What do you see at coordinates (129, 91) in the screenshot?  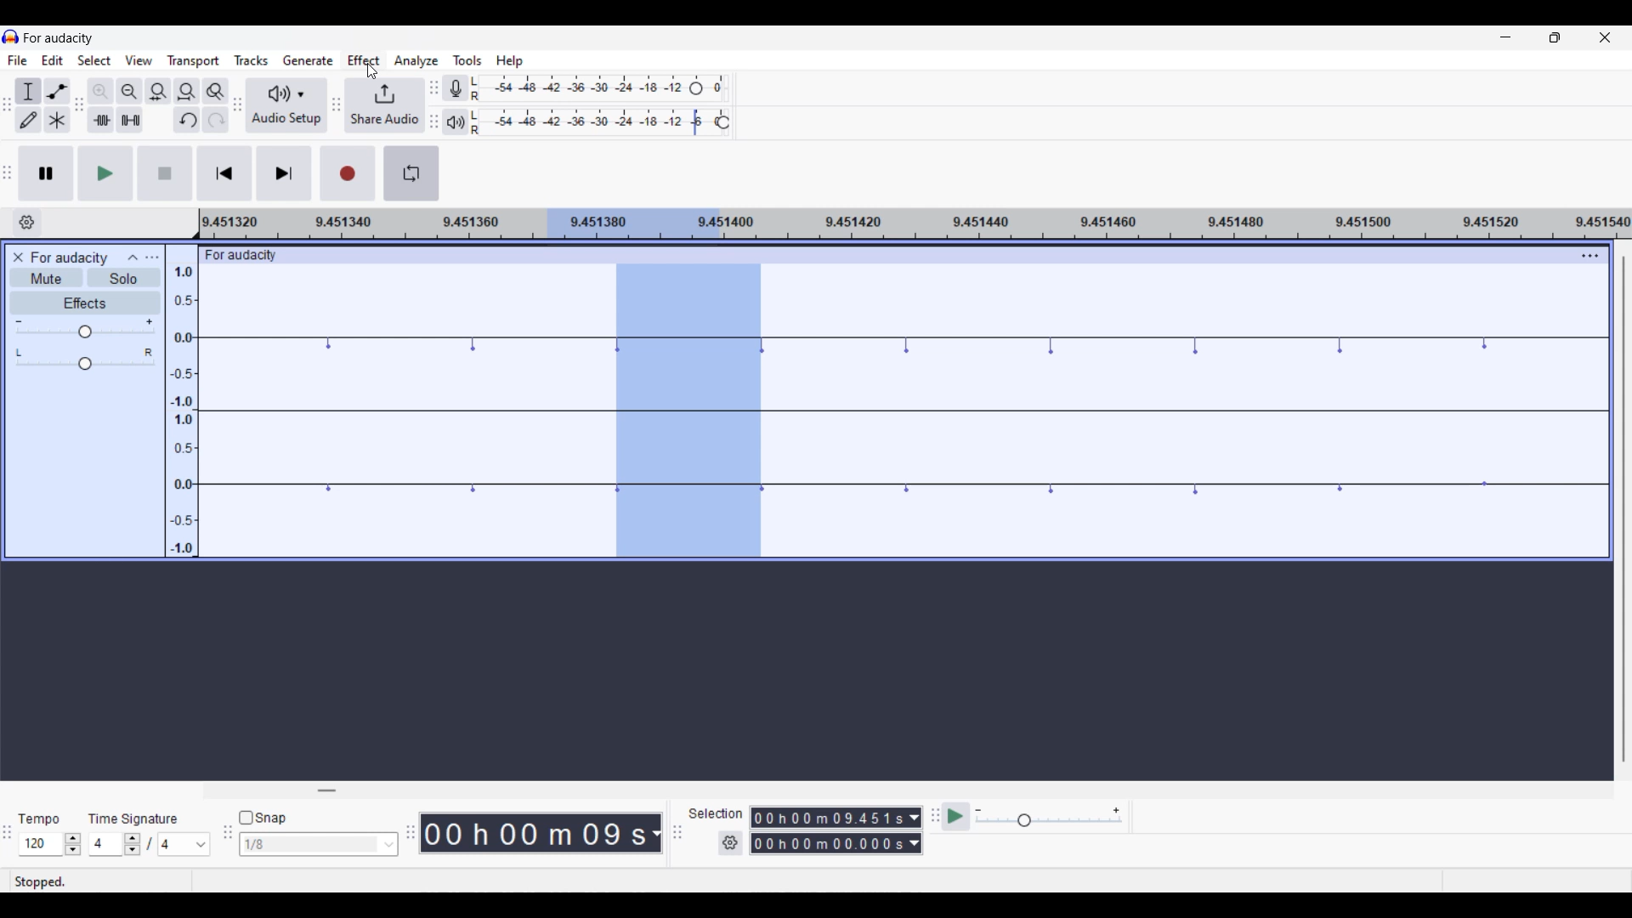 I see `Zoom out` at bounding box center [129, 91].